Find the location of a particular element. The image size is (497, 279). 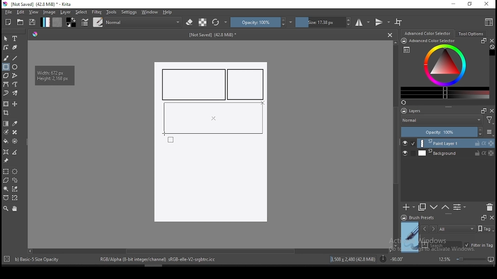

similar color selection tool is located at coordinates (16, 189).